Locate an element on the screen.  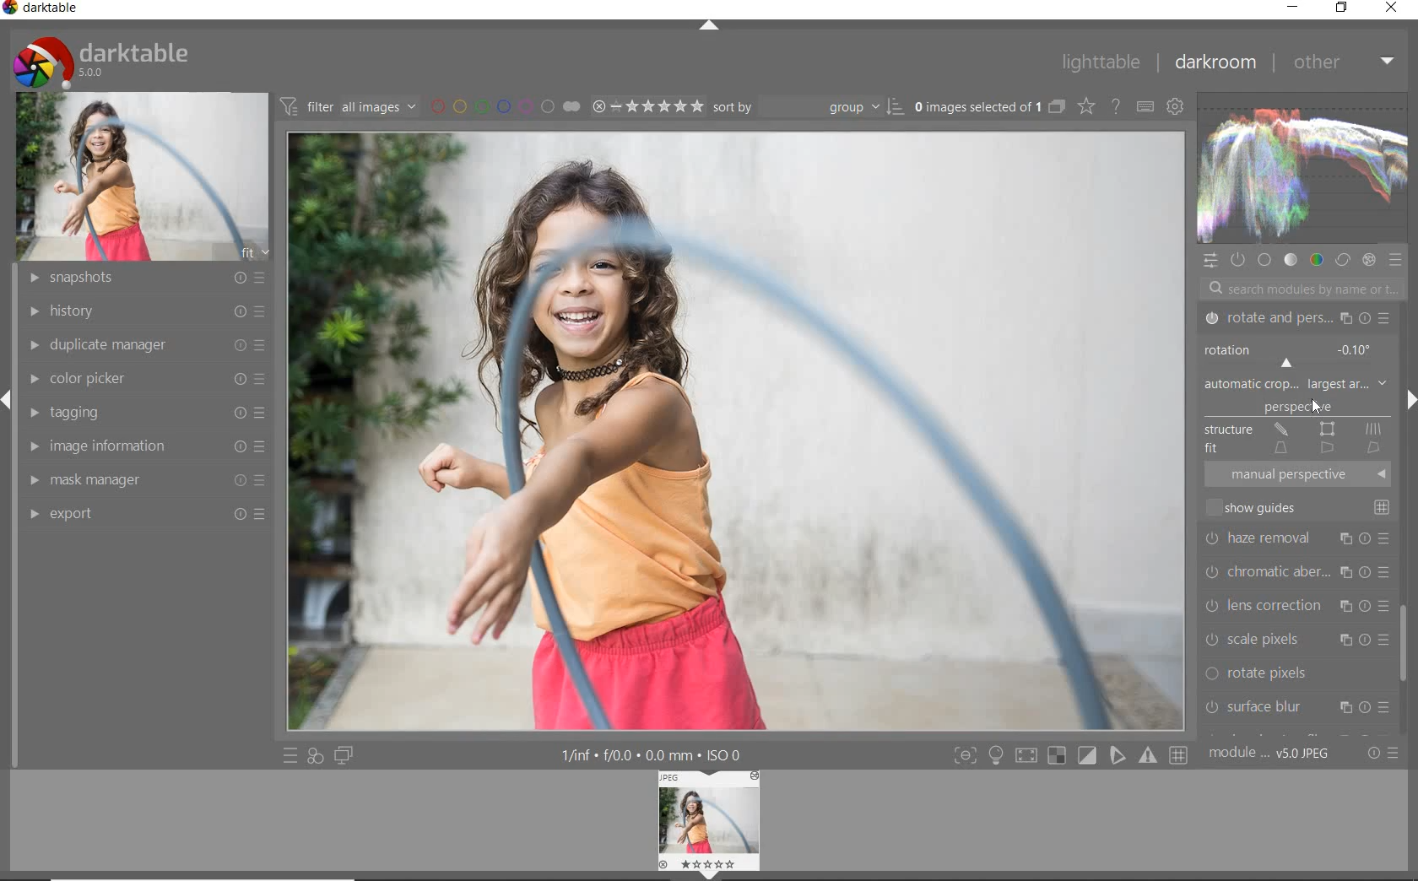
snapshots is located at coordinates (143, 279).